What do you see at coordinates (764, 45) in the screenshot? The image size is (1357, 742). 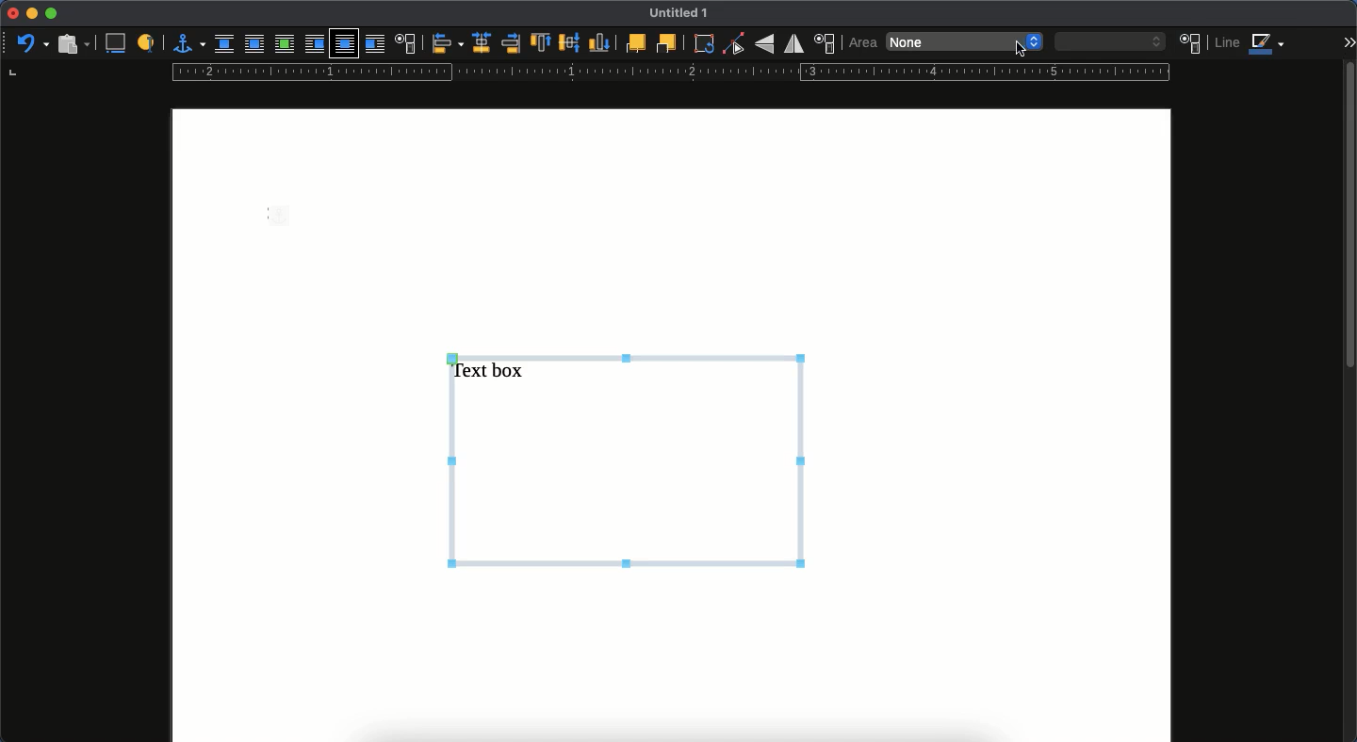 I see `rotate vertically` at bounding box center [764, 45].